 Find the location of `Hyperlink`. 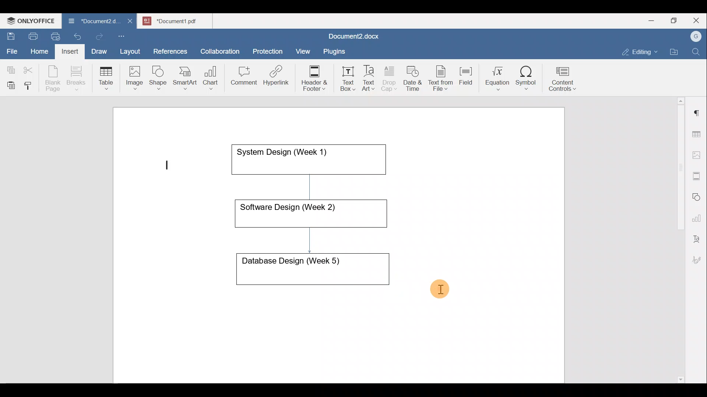

Hyperlink is located at coordinates (278, 78).